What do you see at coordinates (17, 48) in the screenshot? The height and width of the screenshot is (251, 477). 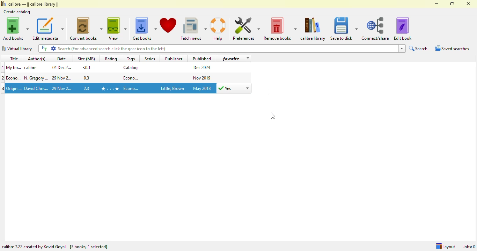 I see `virtual library` at bounding box center [17, 48].